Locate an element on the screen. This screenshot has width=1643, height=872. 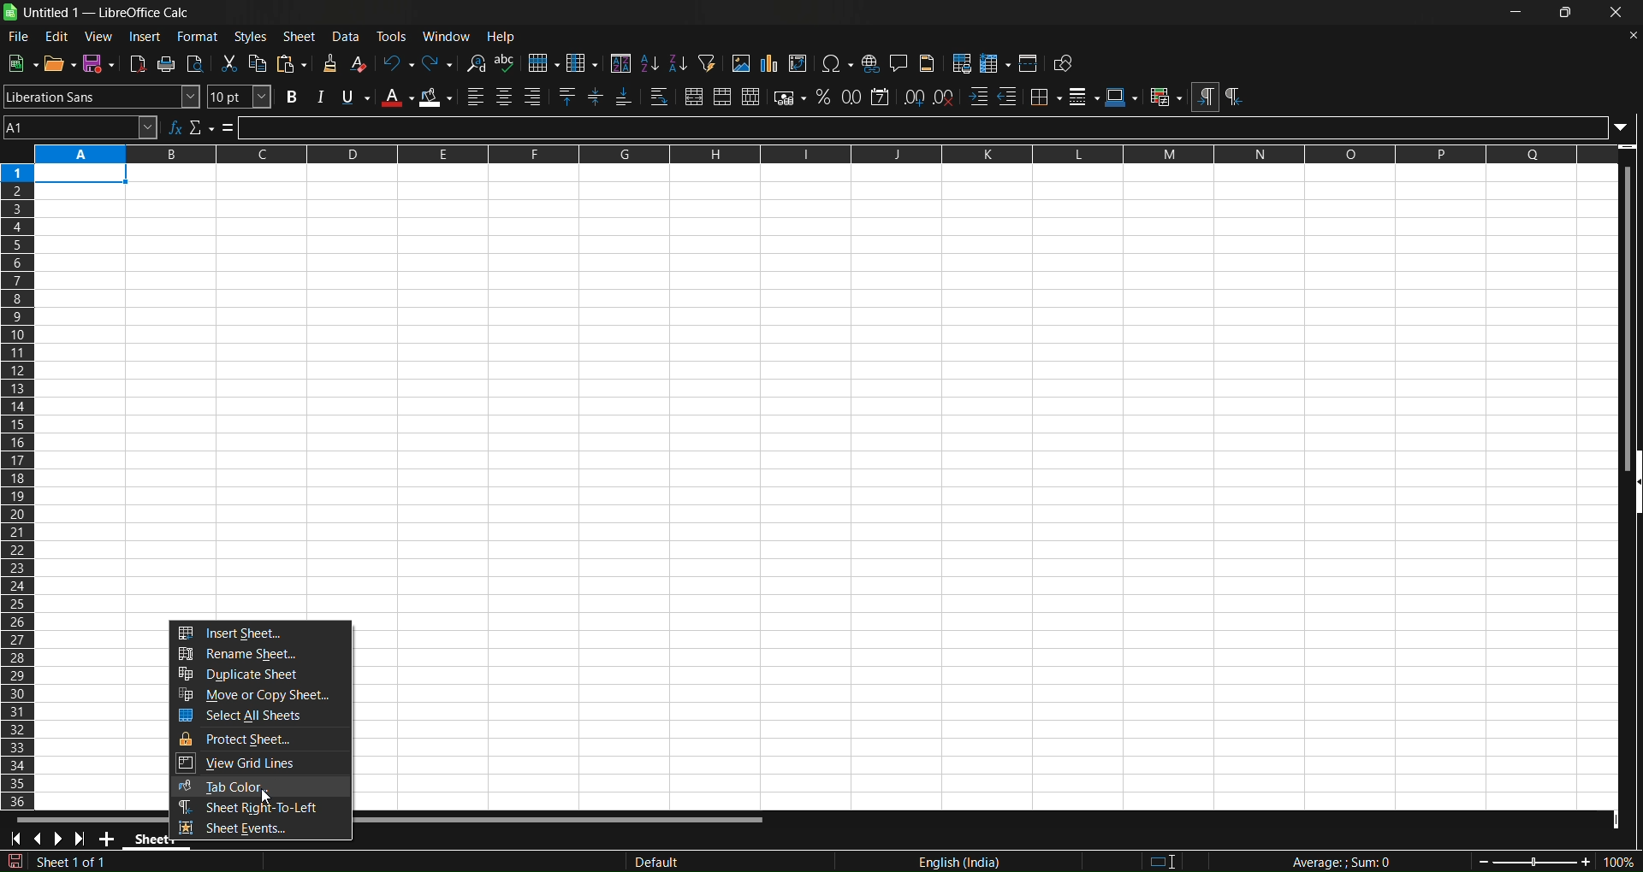
selected cells is located at coordinates (81, 175).